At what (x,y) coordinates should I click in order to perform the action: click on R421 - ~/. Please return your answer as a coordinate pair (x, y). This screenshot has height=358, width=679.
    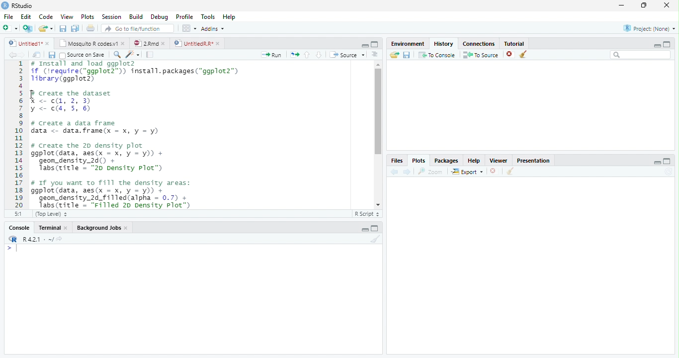
    Looking at the image, I should click on (35, 239).